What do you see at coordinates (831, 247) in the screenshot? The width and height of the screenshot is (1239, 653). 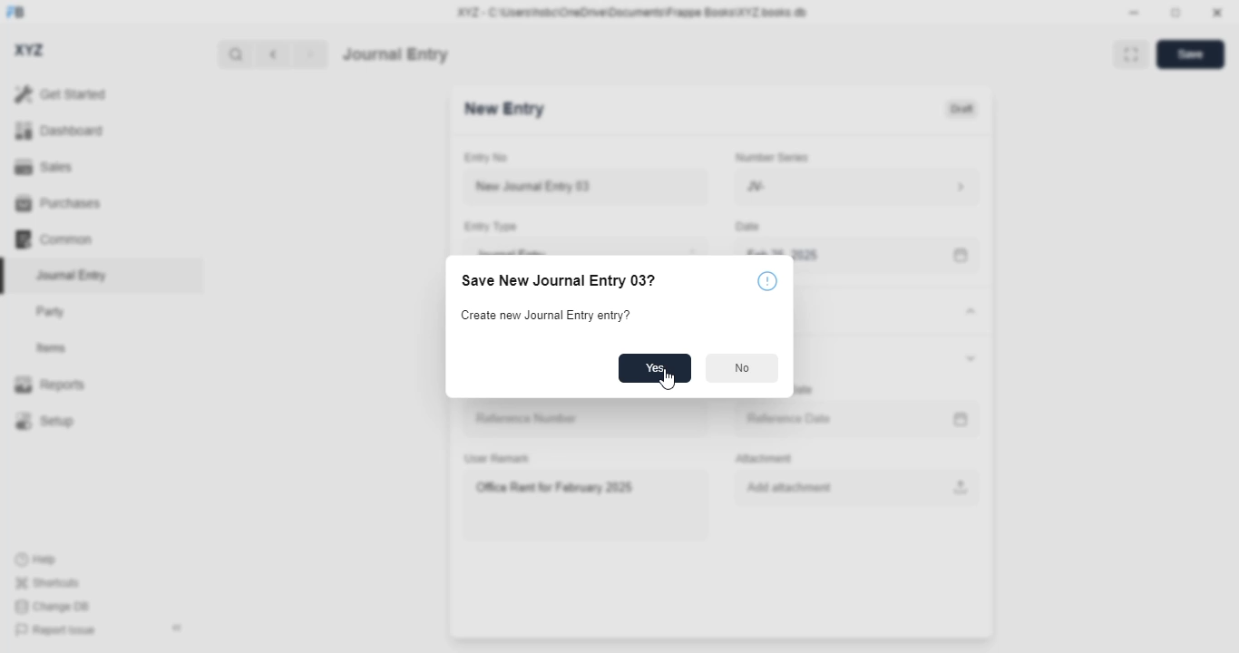 I see `feb 25, 2025` at bounding box center [831, 247].